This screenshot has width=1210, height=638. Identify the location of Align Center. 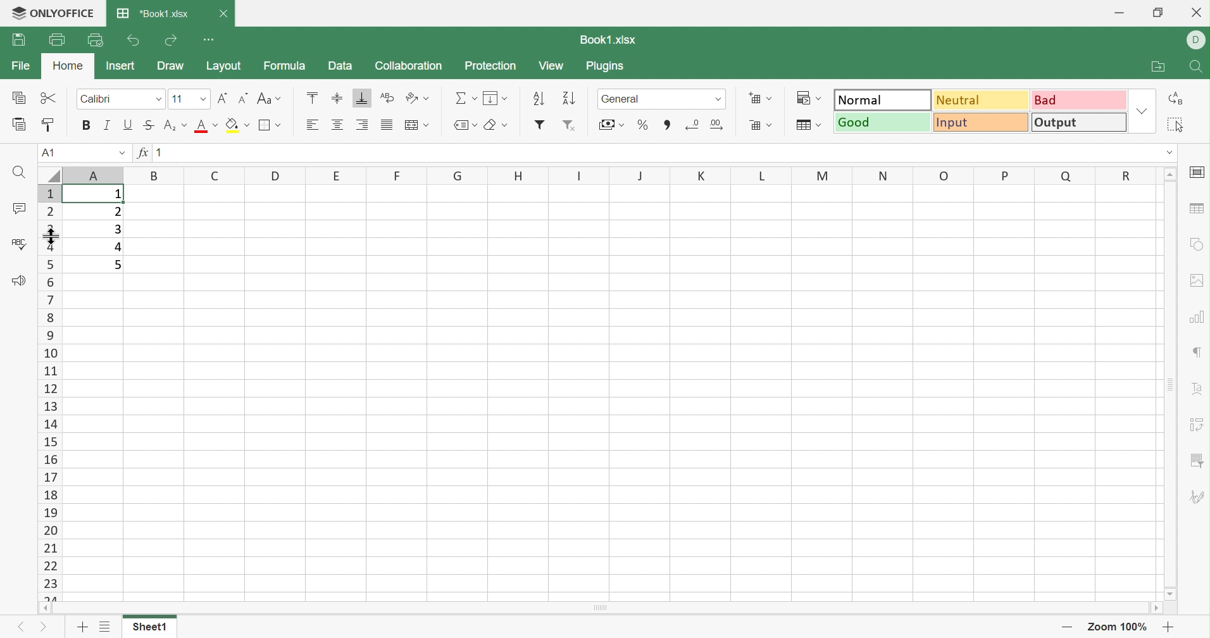
(339, 124).